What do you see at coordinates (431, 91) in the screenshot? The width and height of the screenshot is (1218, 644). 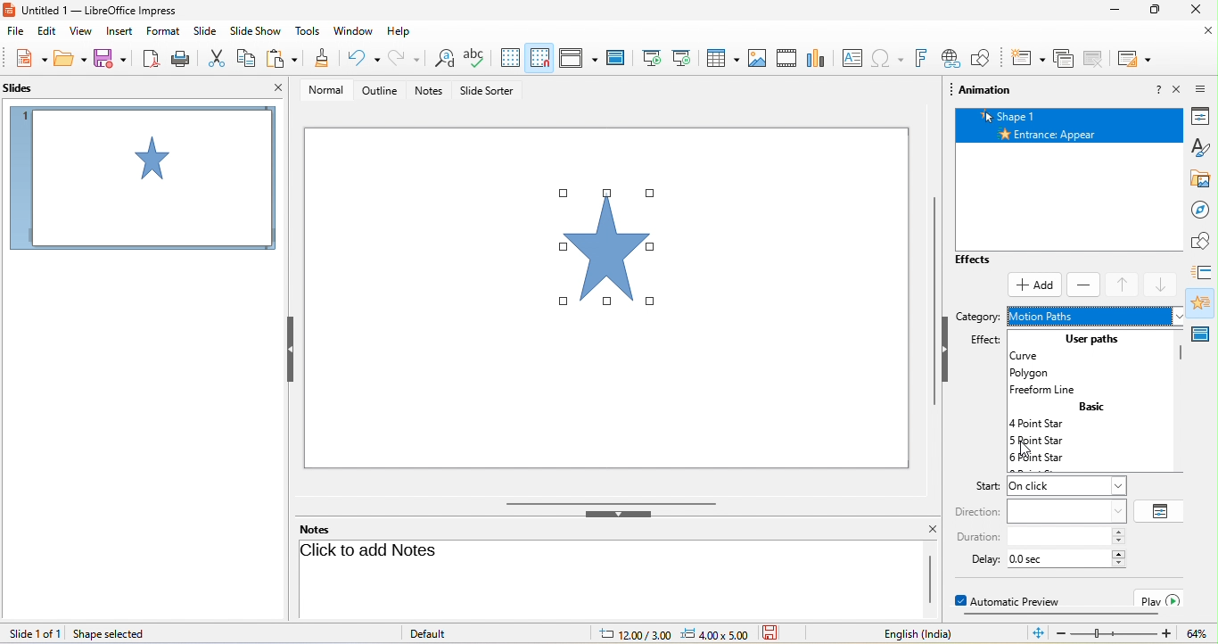 I see `notes` at bounding box center [431, 91].